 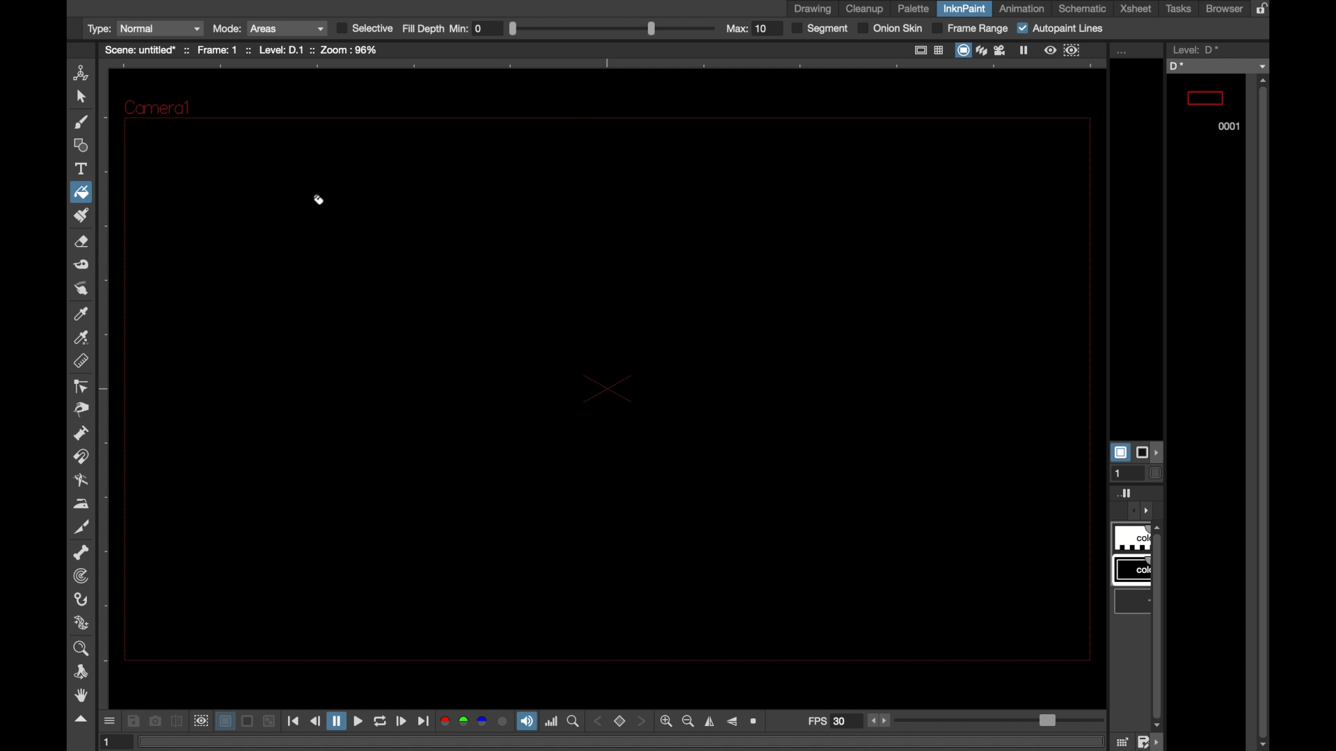 I want to click on Mode:, so click(x=228, y=28).